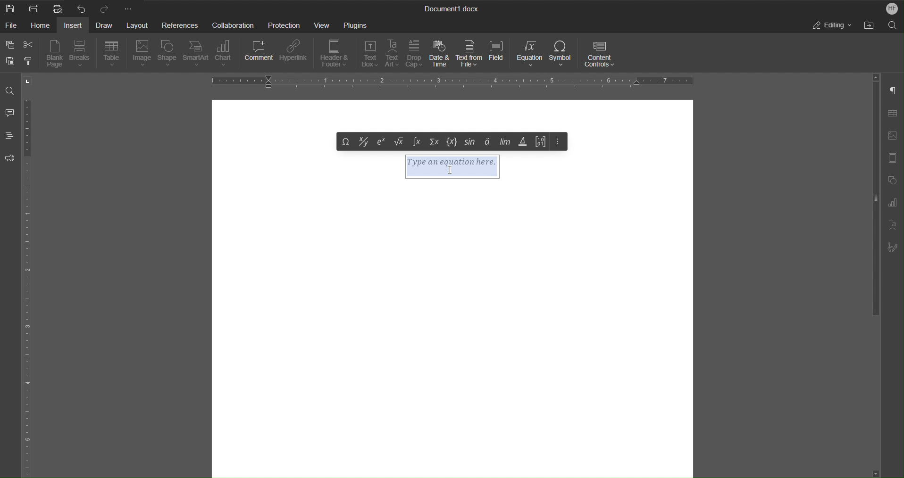 This screenshot has height=478, width=904. What do you see at coordinates (356, 24) in the screenshot?
I see `Plugins` at bounding box center [356, 24].